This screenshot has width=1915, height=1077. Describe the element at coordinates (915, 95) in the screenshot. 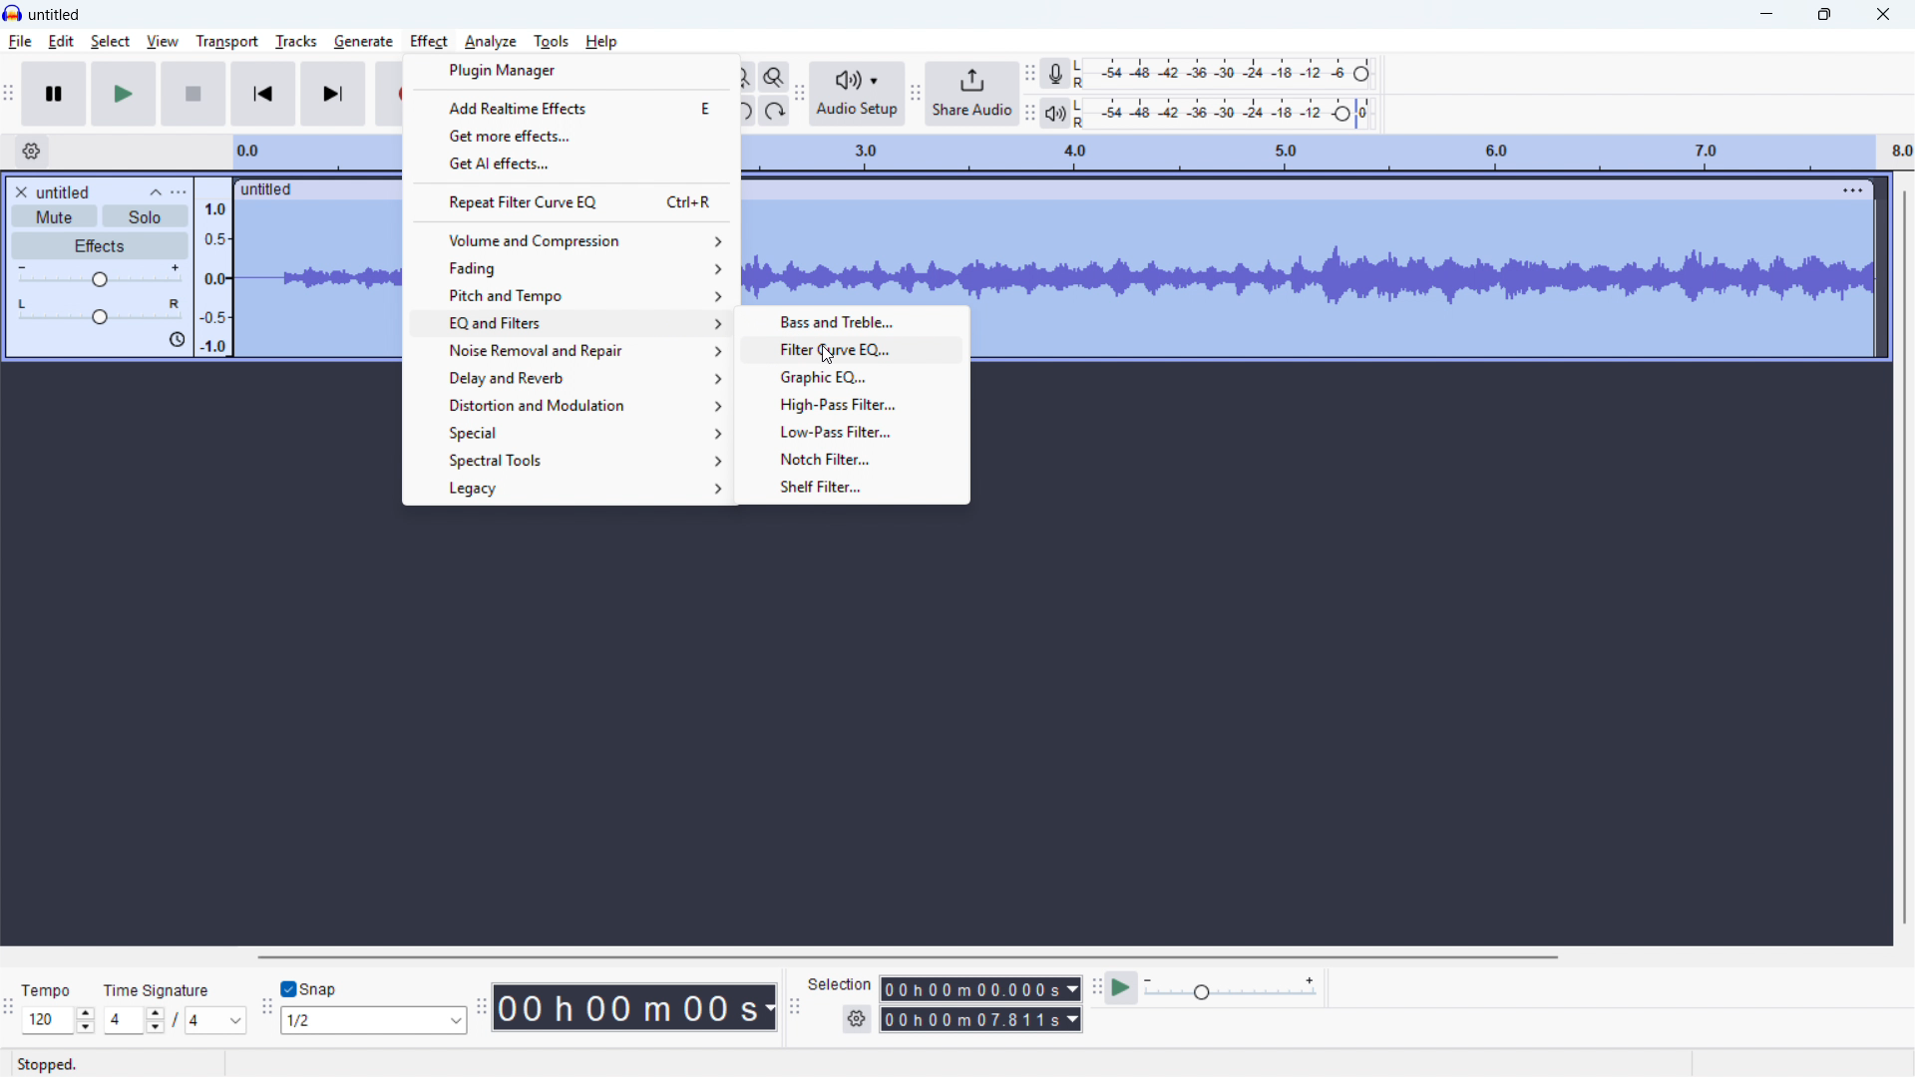

I see `Share audio toolbar ` at that location.